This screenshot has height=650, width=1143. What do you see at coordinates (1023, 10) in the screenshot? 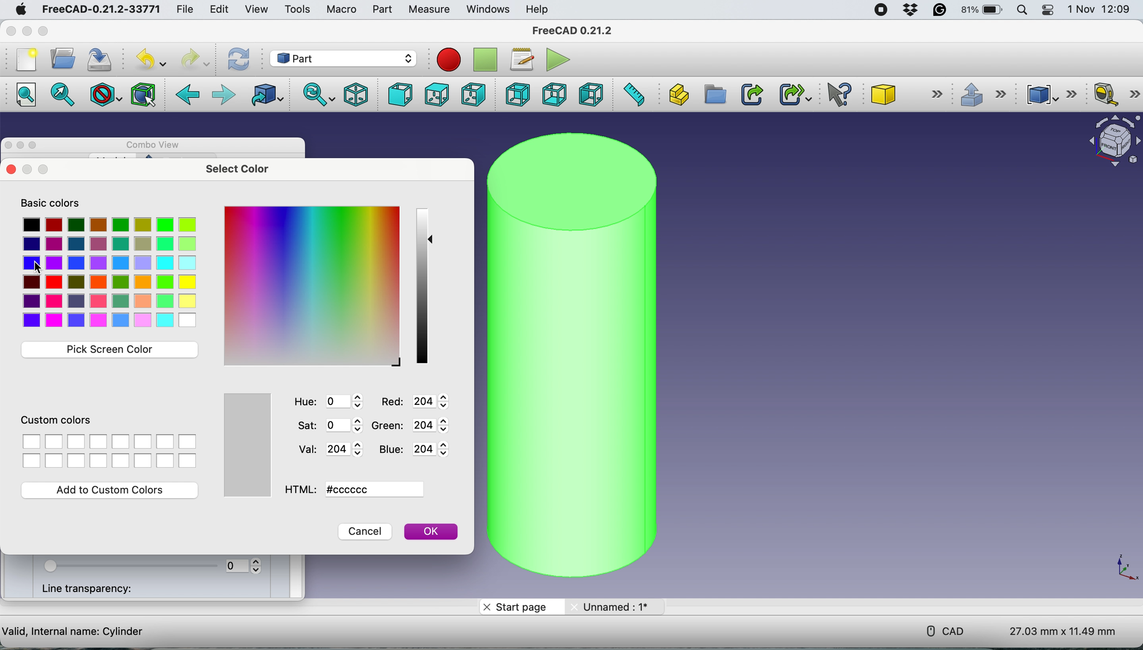
I see `spotlight search` at bounding box center [1023, 10].